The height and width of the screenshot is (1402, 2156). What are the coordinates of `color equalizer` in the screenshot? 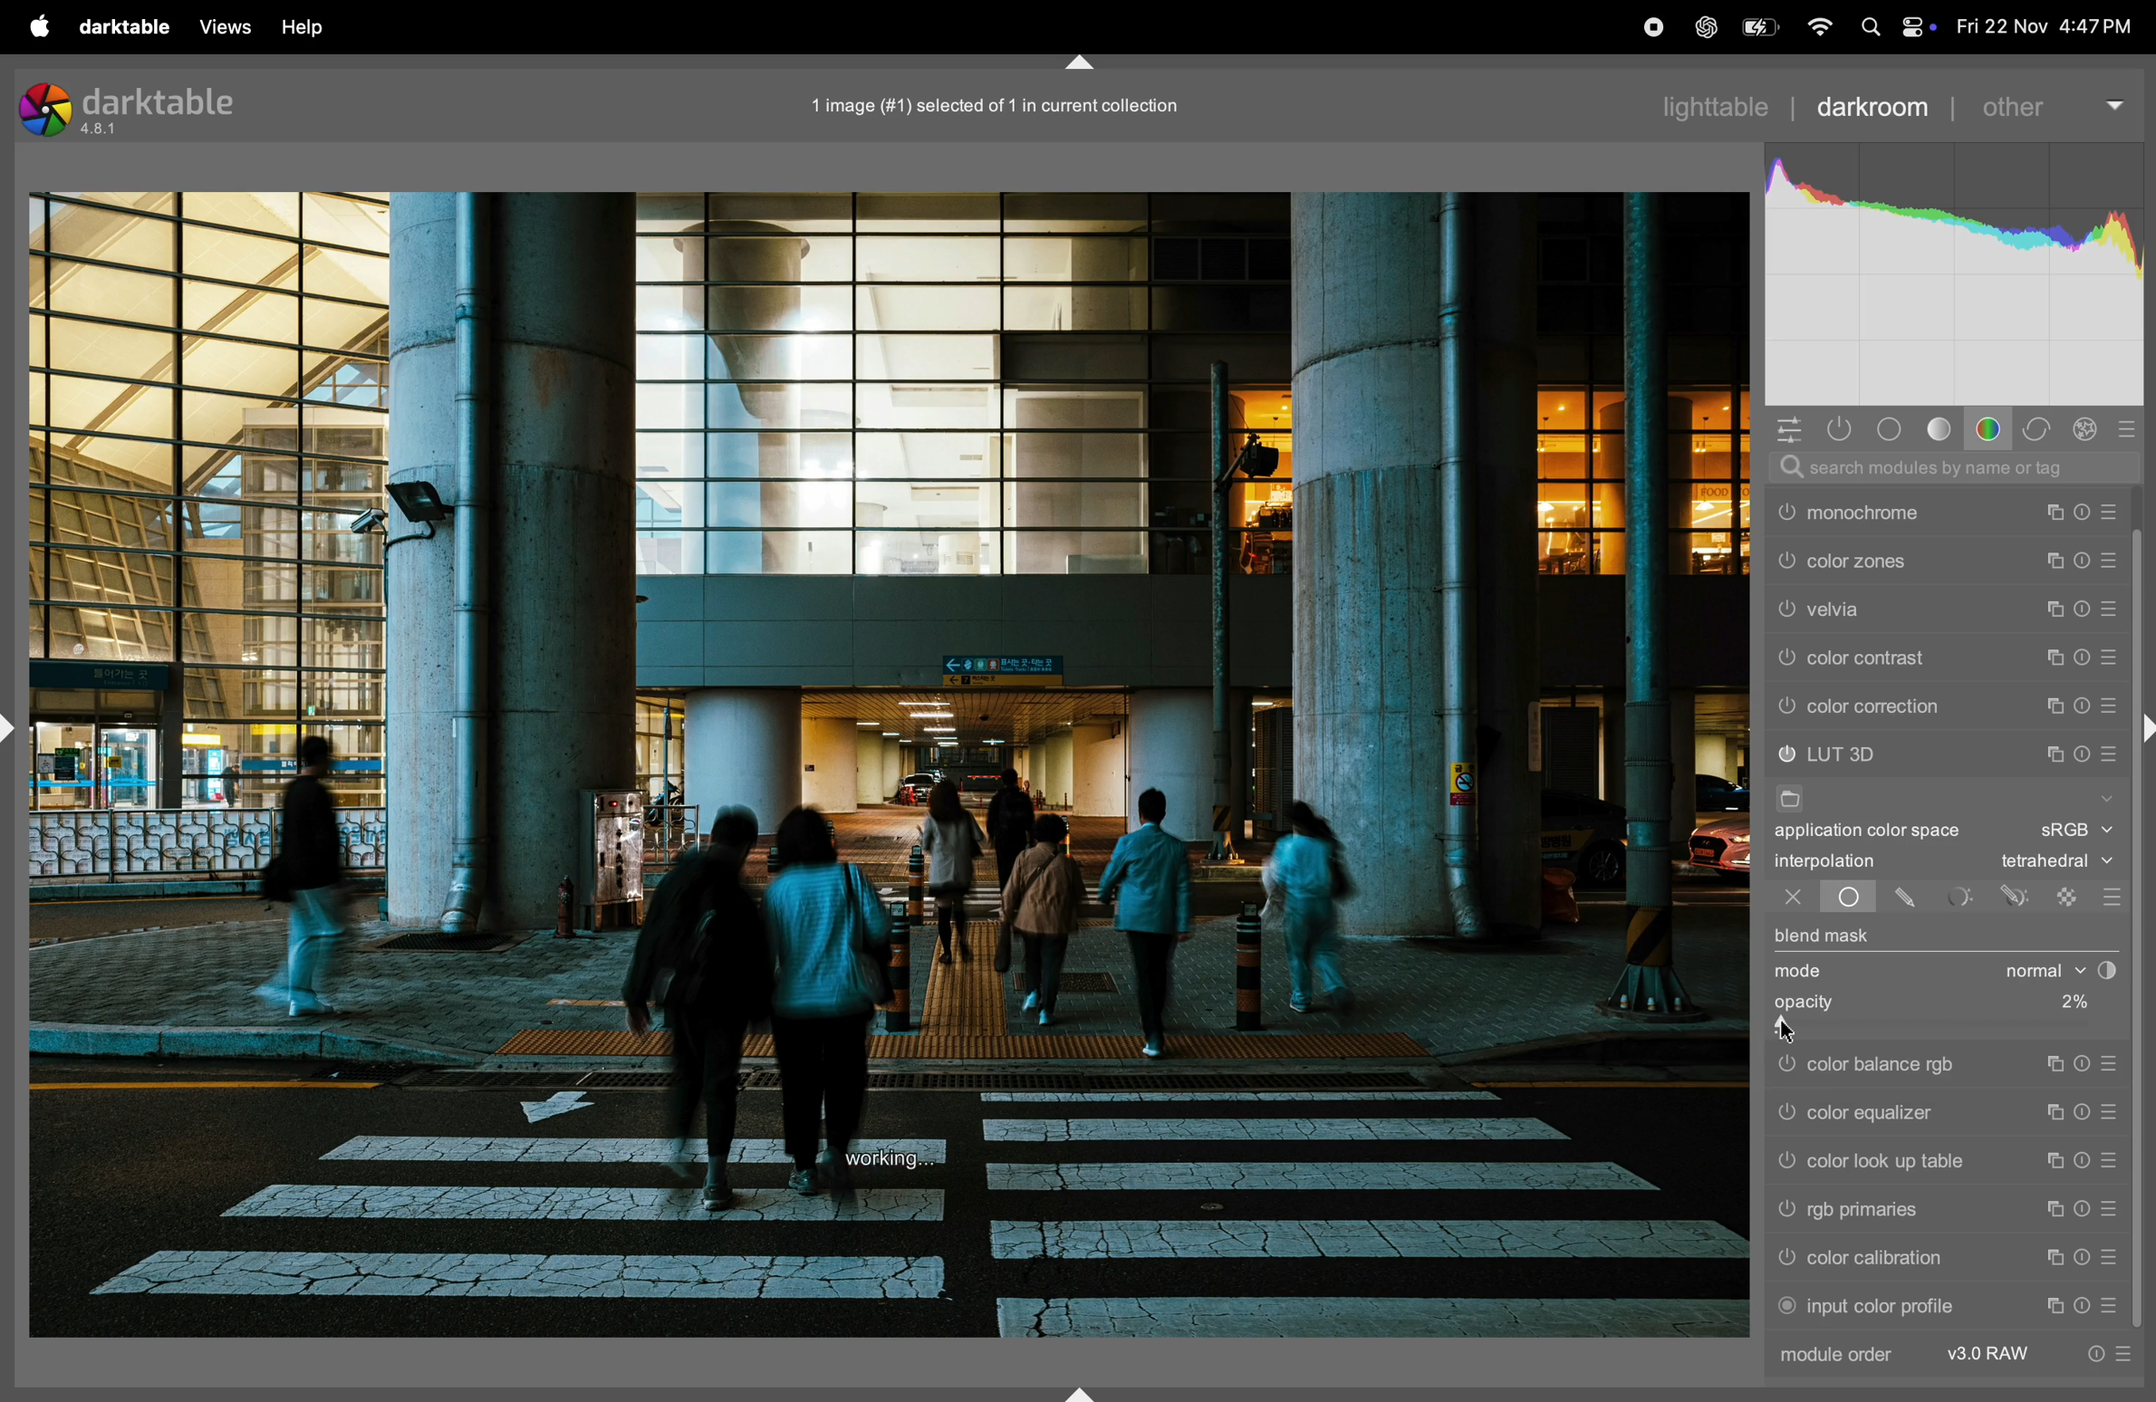 It's located at (1902, 1115).